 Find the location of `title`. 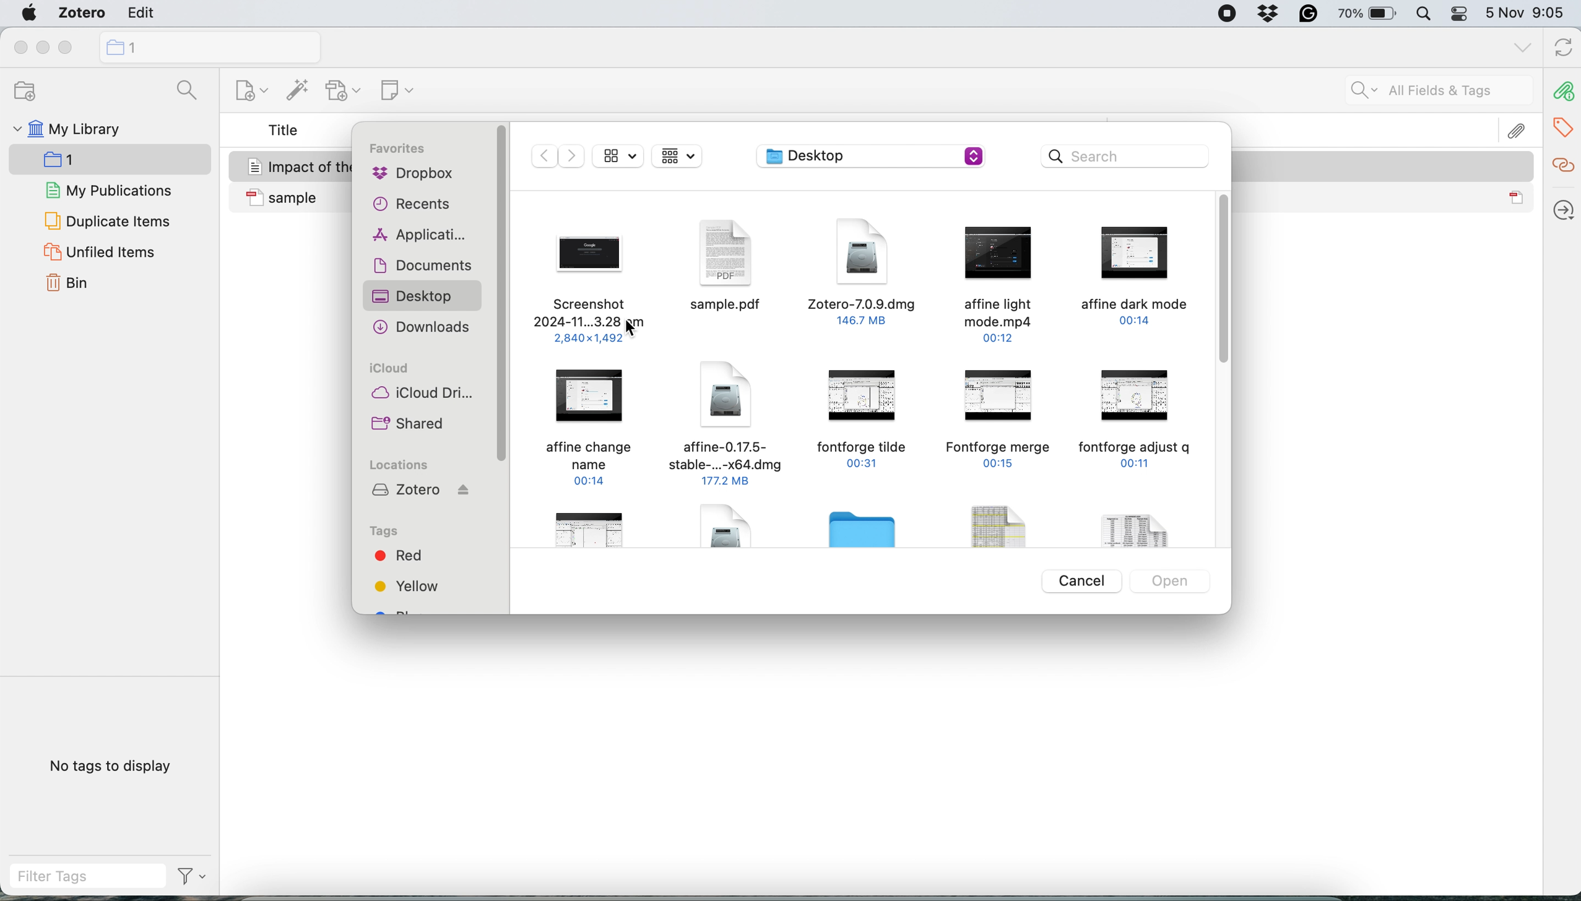

title is located at coordinates (284, 131).